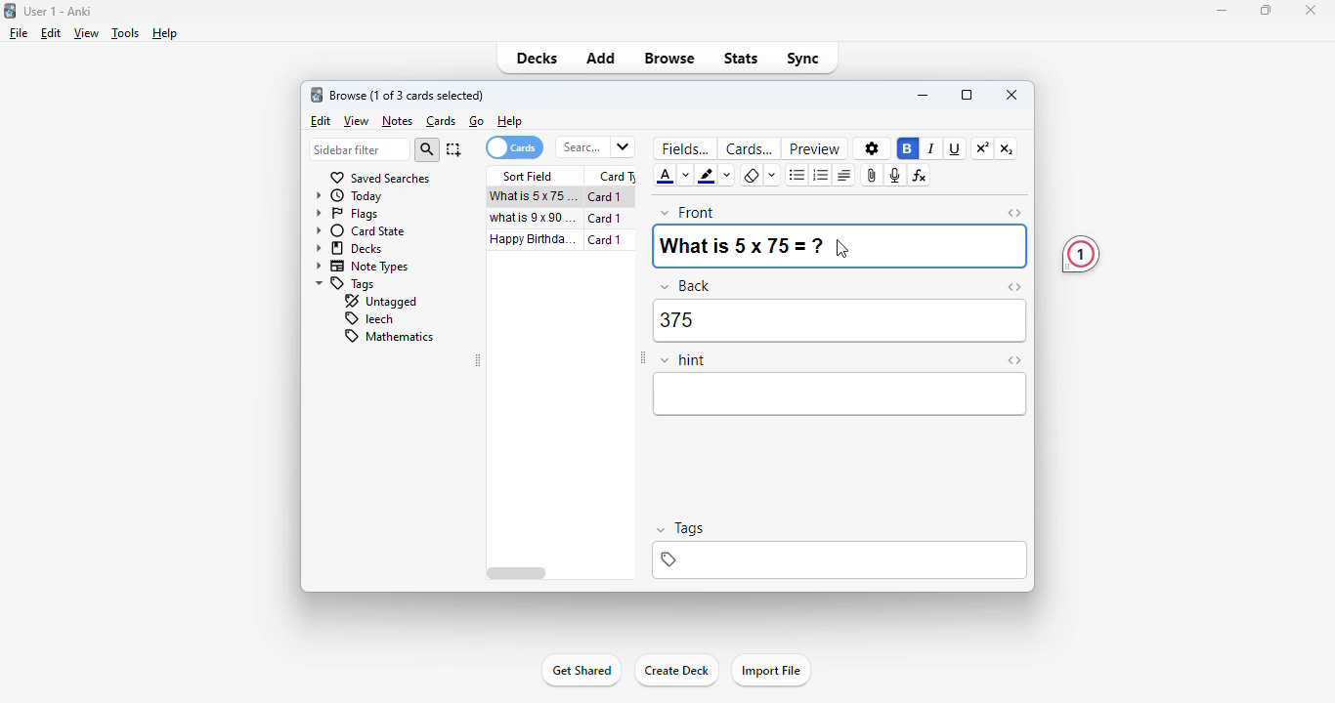 This screenshot has width=1335, height=703. What do you see at coordinates (368, 319) in the screenshot?
I see `leech` at bounding box center [368, 319].